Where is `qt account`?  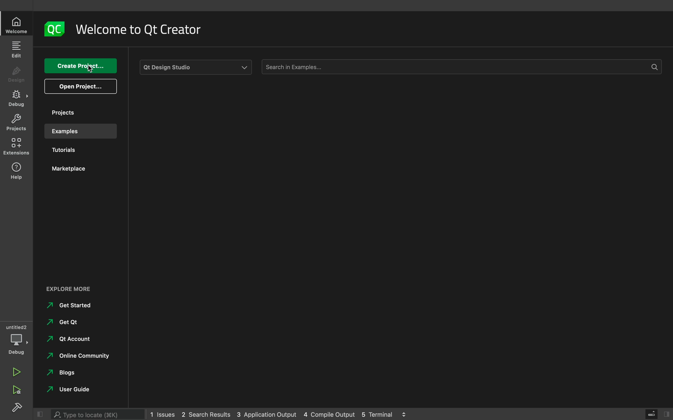 qt account is located at coordinates (67, 341).